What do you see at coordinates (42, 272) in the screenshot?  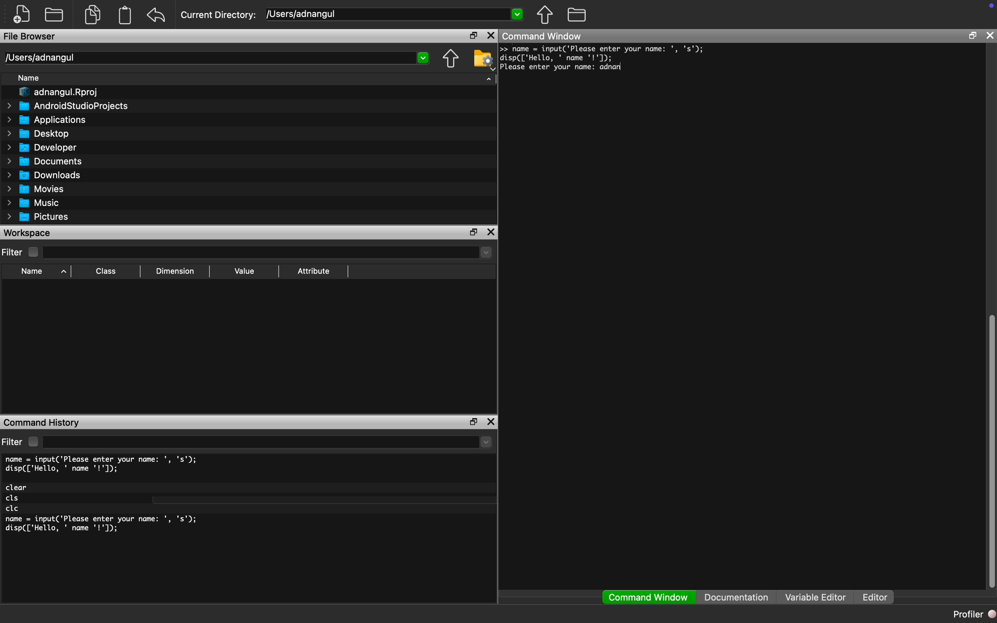 I see `Name ` at bounding box center [42, 272].